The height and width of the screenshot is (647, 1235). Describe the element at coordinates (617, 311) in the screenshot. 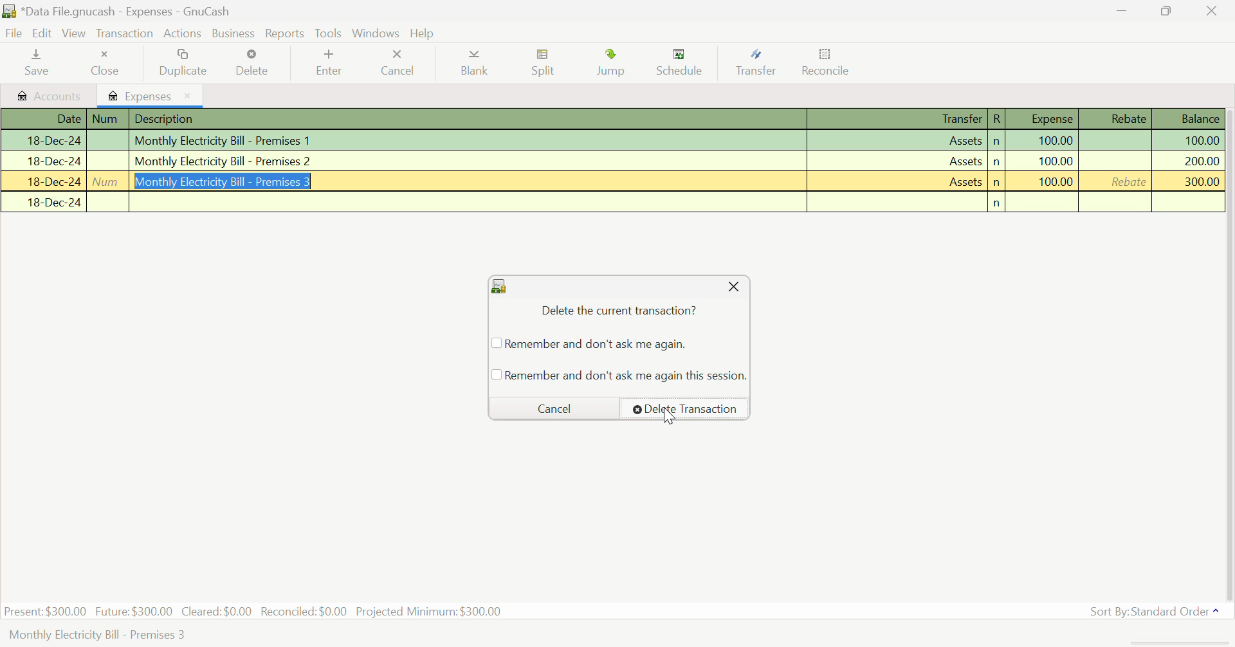

I see `Delete the current transaction?` at that location.